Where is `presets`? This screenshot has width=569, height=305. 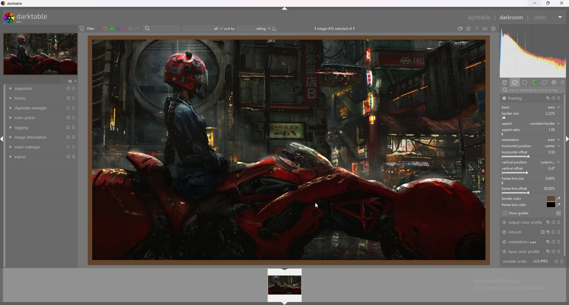 presets is located at coordinates (75, 118).